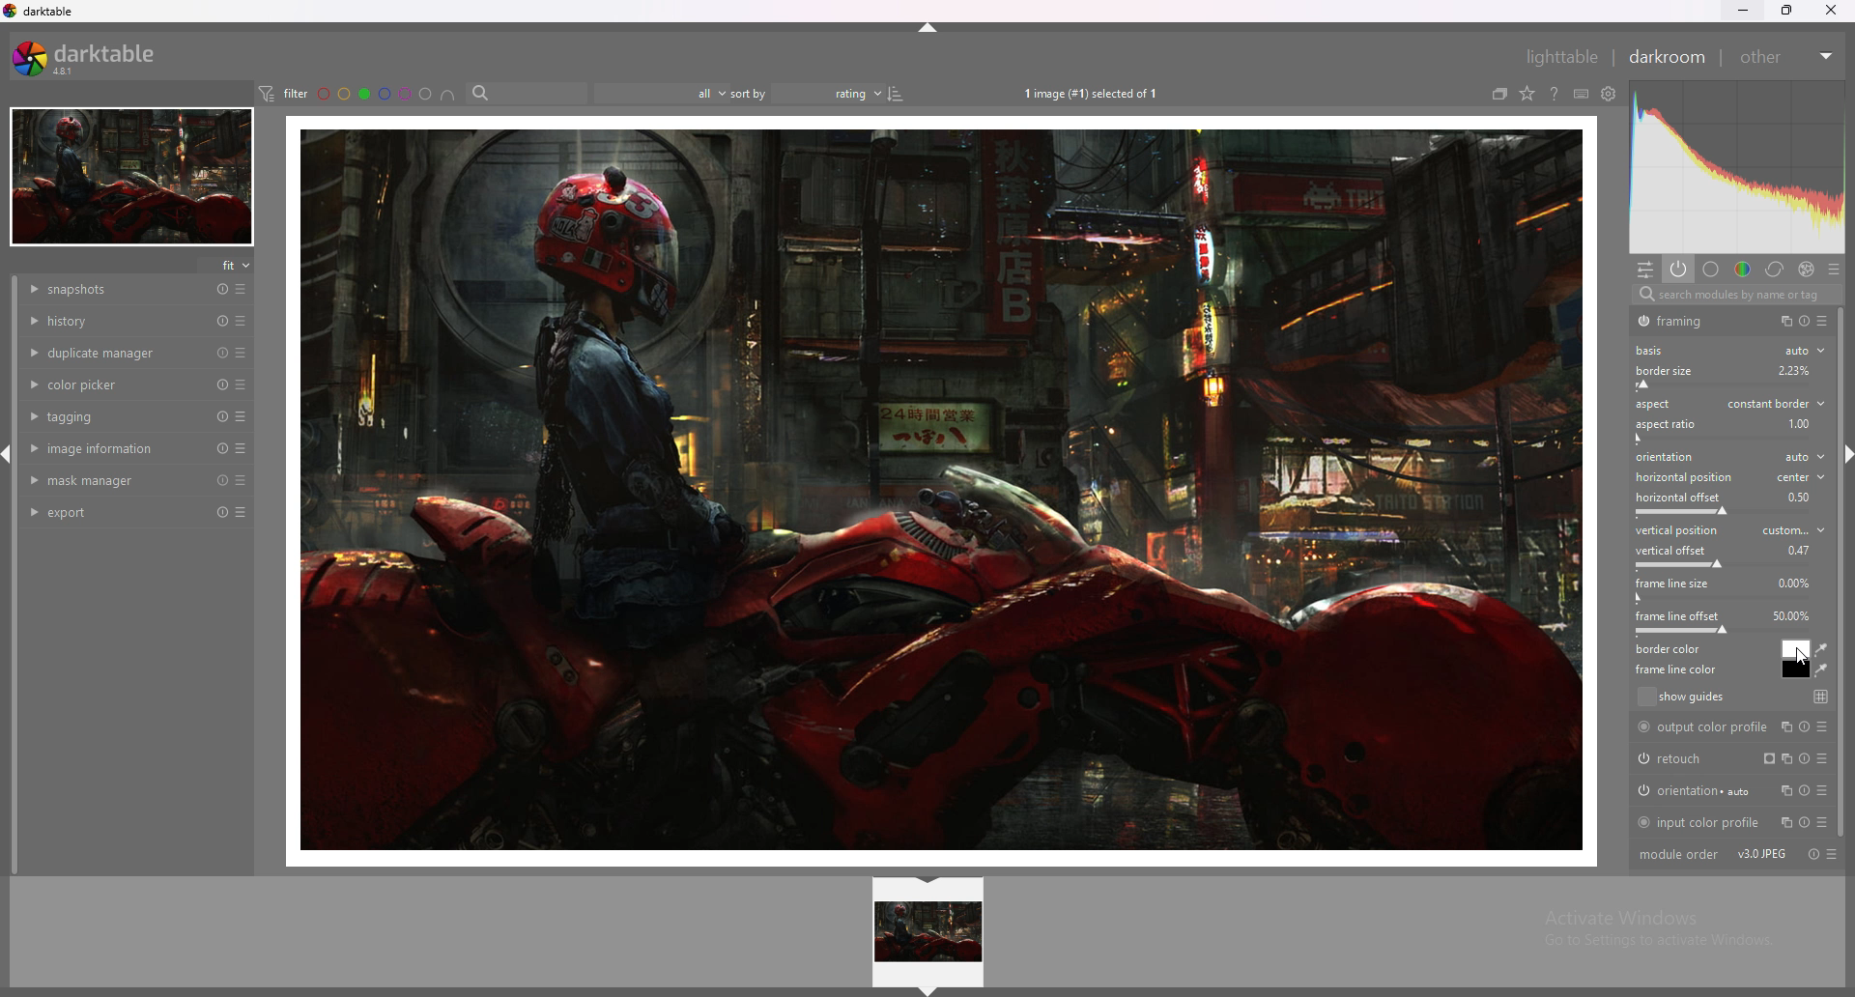 This screenshot has width=1855, height=997. What do you see at coordinates (241, 513) in the screenshot?
I see `presets` at bounding box center [241, 513].